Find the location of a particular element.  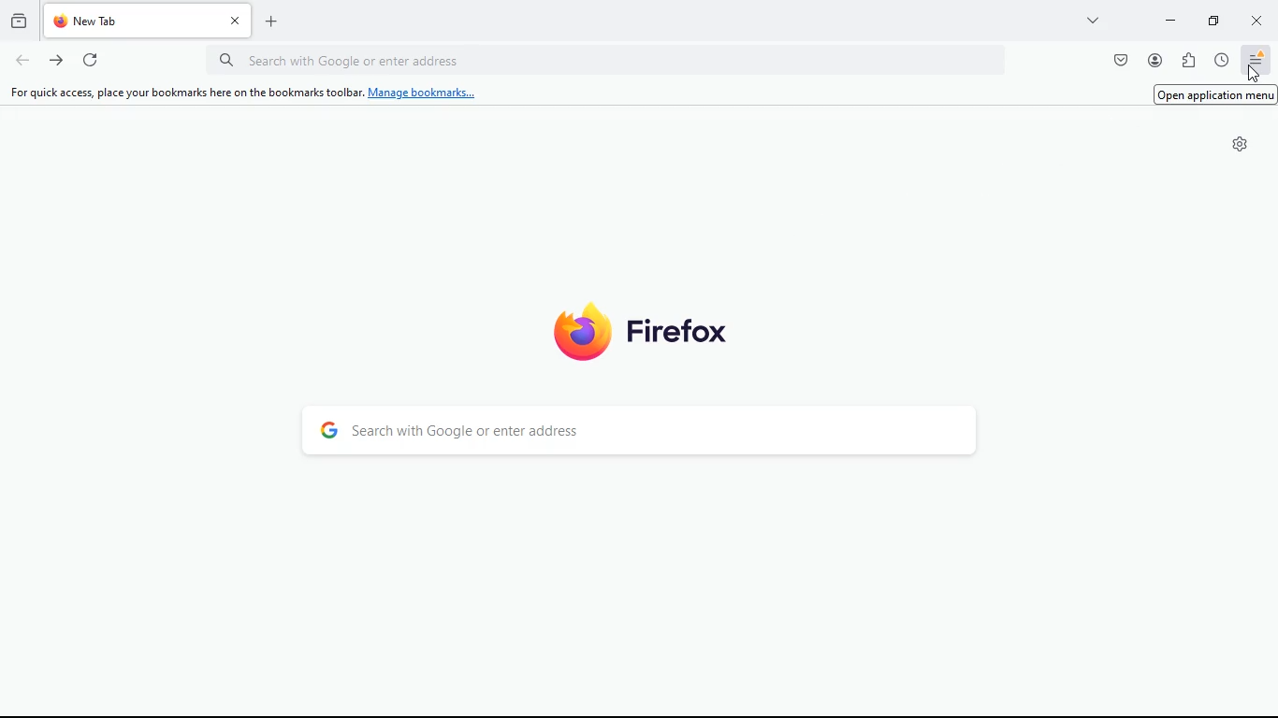

profile is located at coordinates (1155, 60).